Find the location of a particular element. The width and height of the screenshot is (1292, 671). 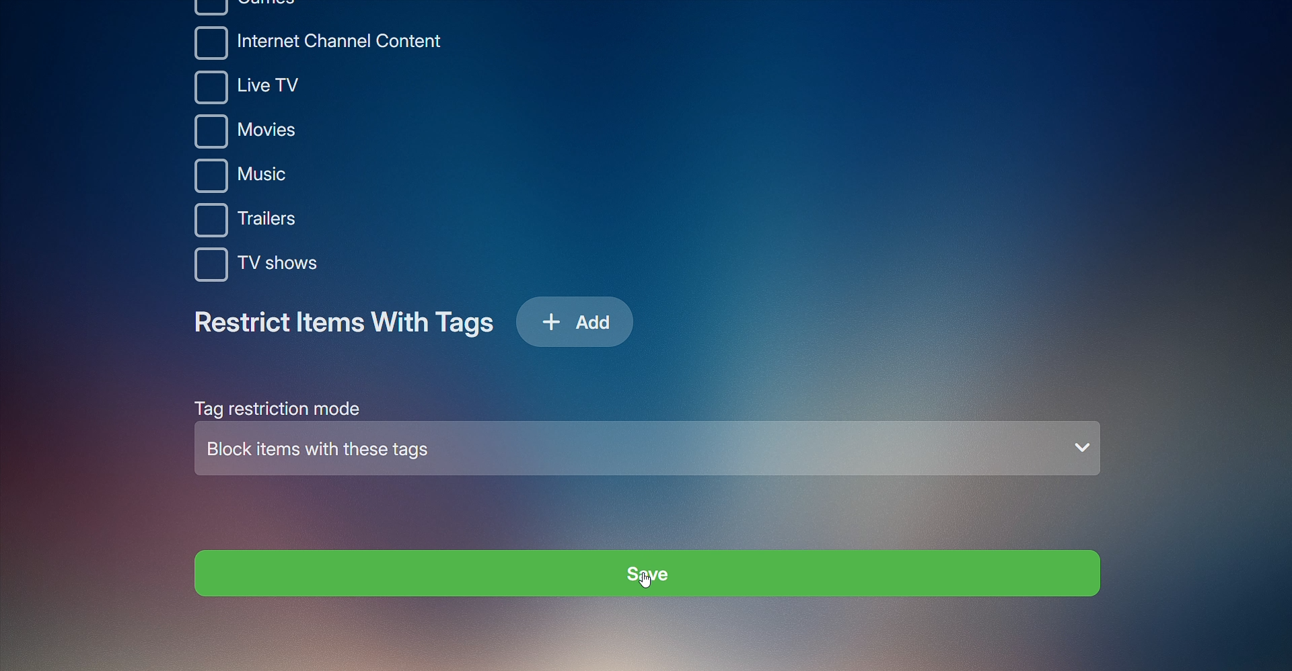

Restrict Items With Tags is located at coordinates (346, 328).